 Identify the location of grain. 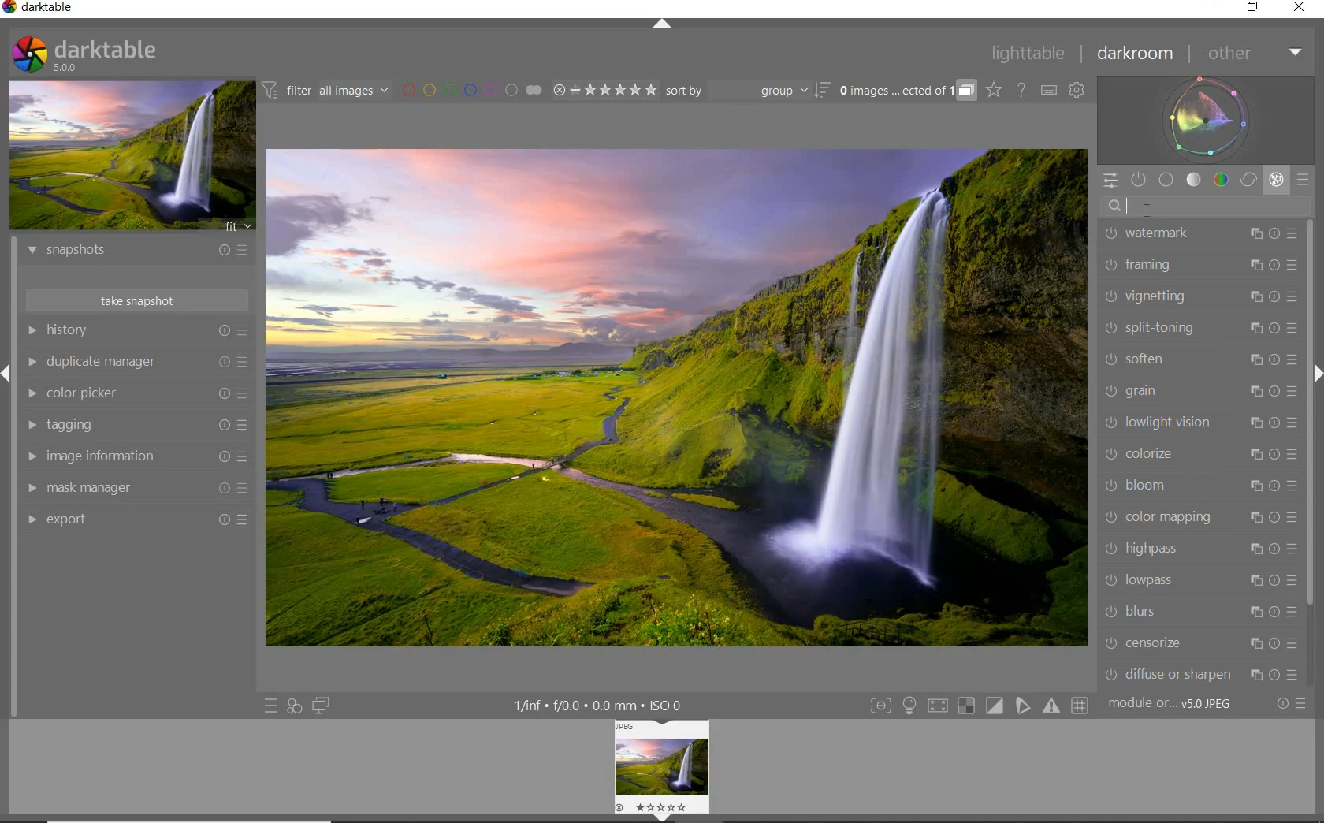
(1199, 393).